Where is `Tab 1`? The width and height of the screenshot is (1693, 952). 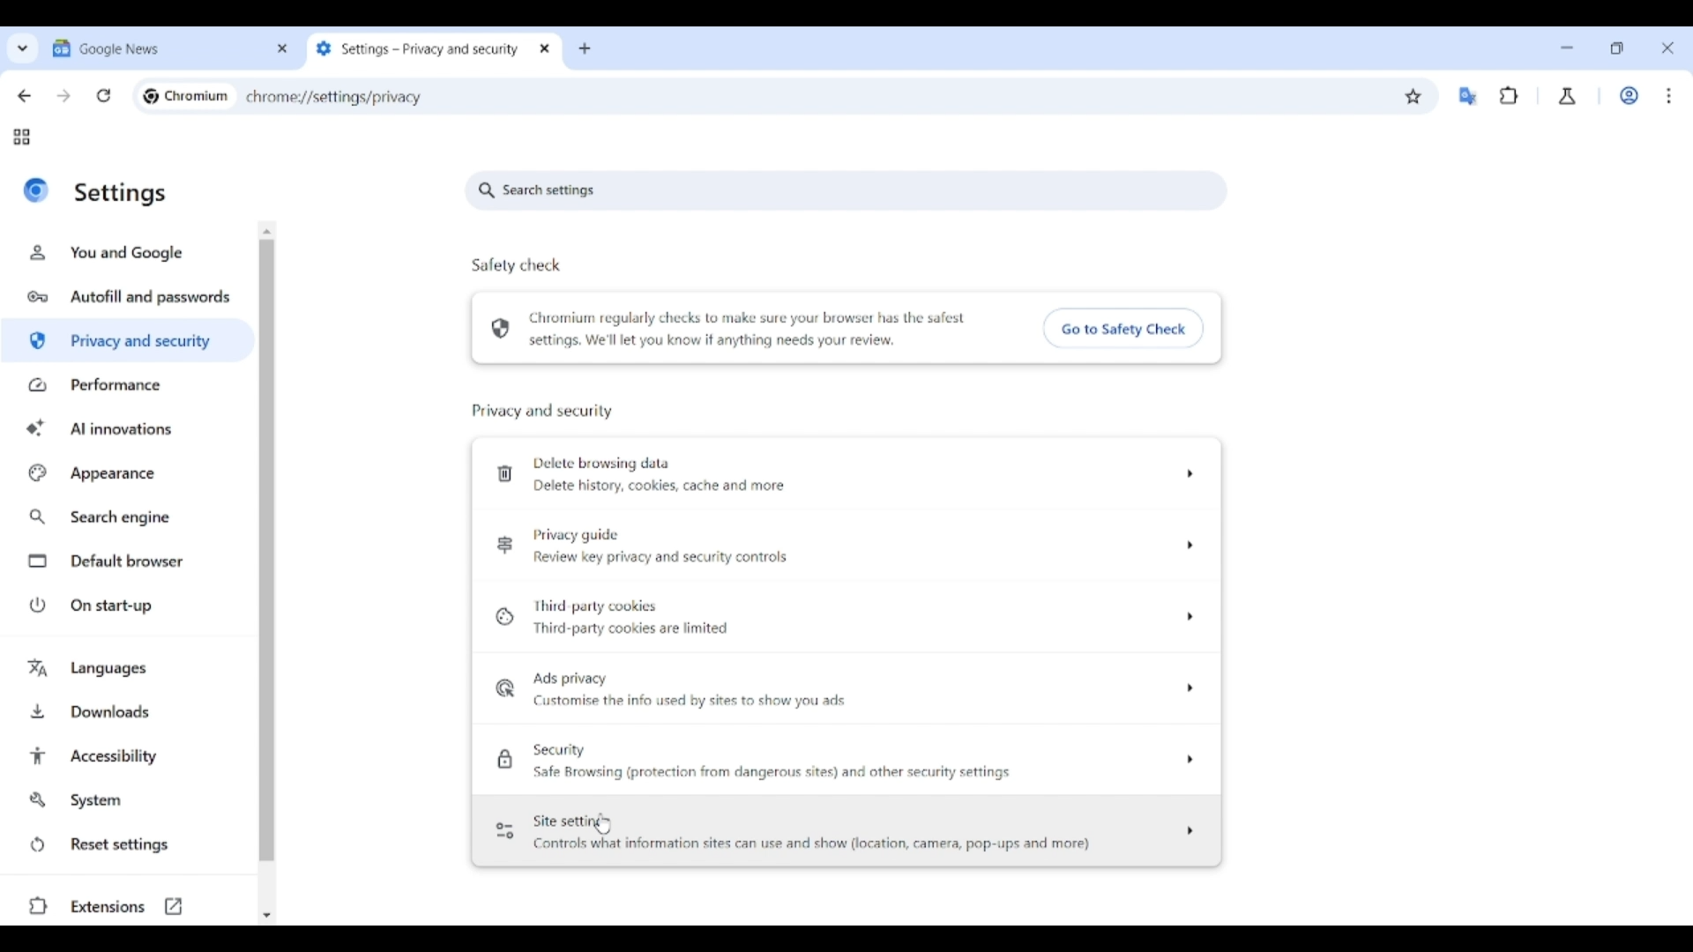 Tab 1 is located at coordinates (157, 48).